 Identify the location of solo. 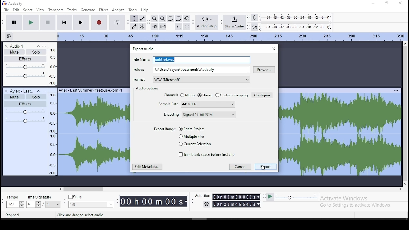
(37, 52).